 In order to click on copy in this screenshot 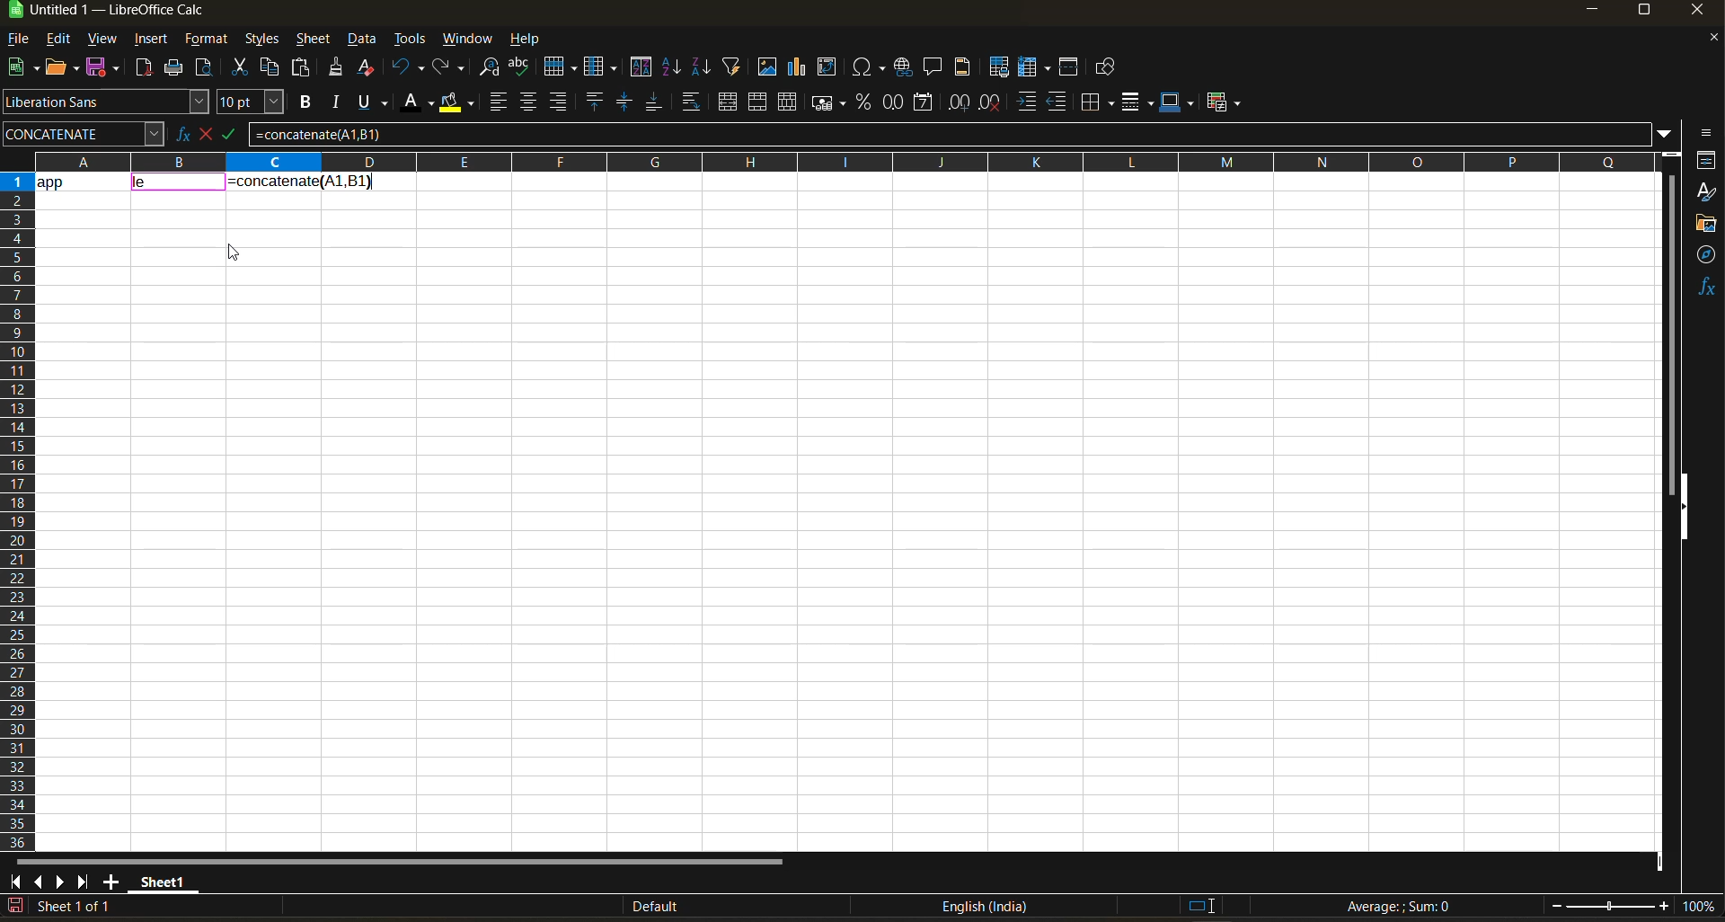, I will do `click(272, 67)`.